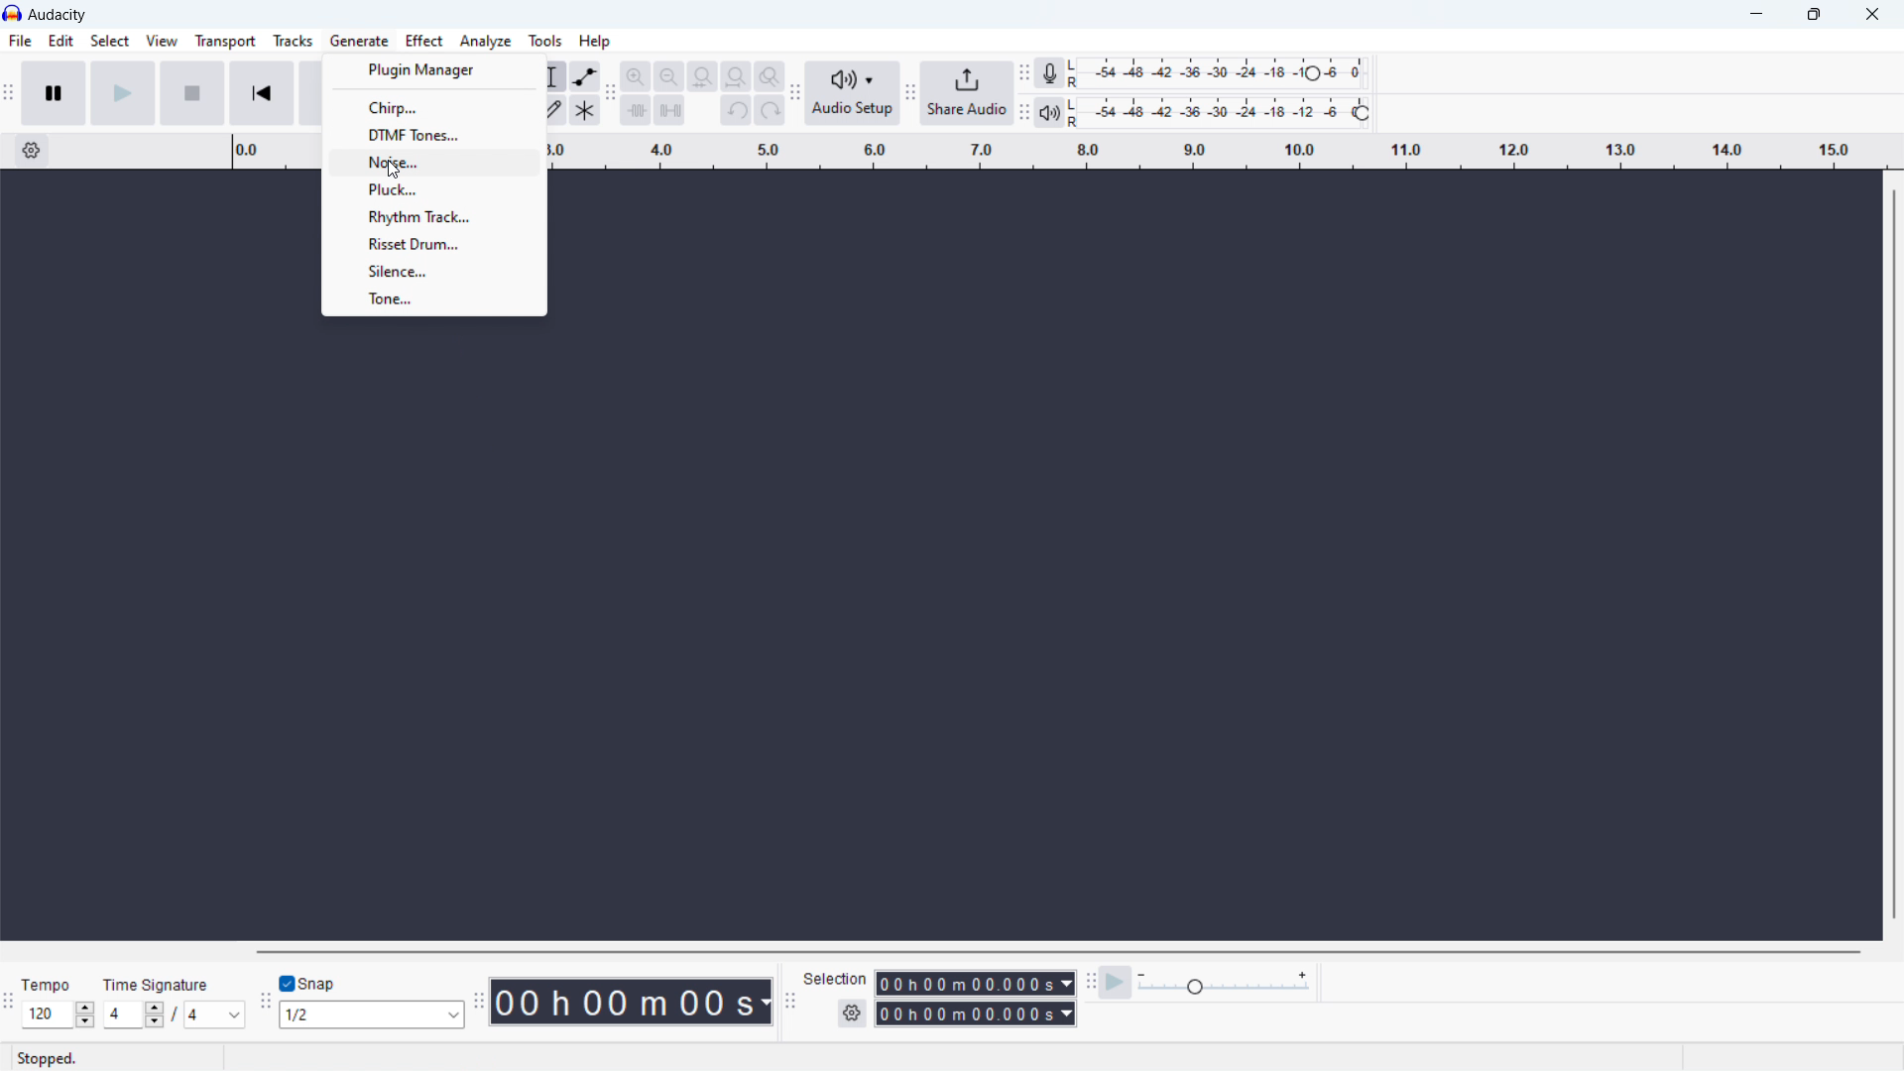  What do you see at coordinates (293, 41) in the screenshot?
I see `tracks` at bounding box center [293, 41].